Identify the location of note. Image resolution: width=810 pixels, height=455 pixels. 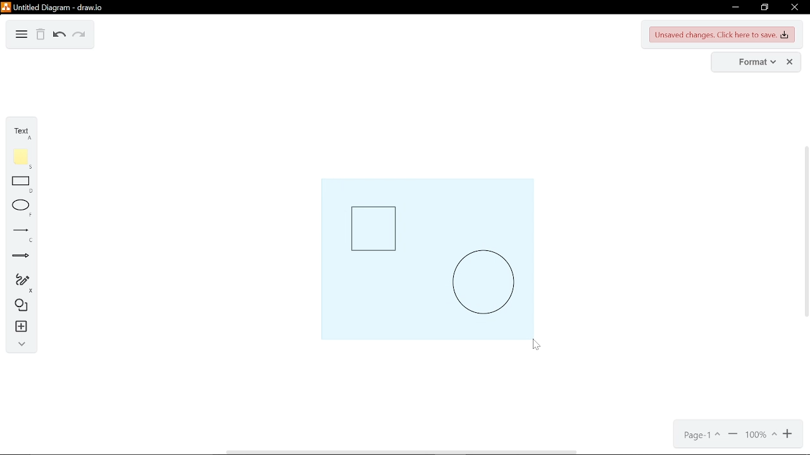
(20, 159).